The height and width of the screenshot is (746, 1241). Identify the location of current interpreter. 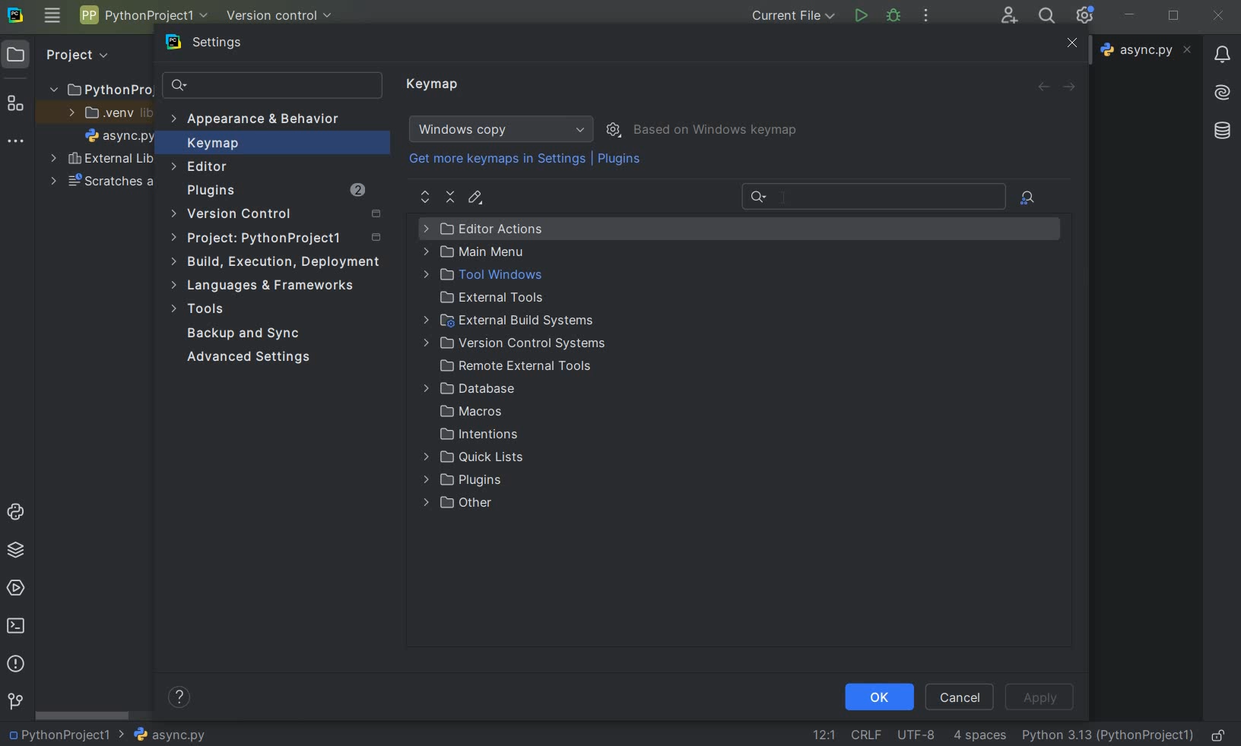
(1109, 735).